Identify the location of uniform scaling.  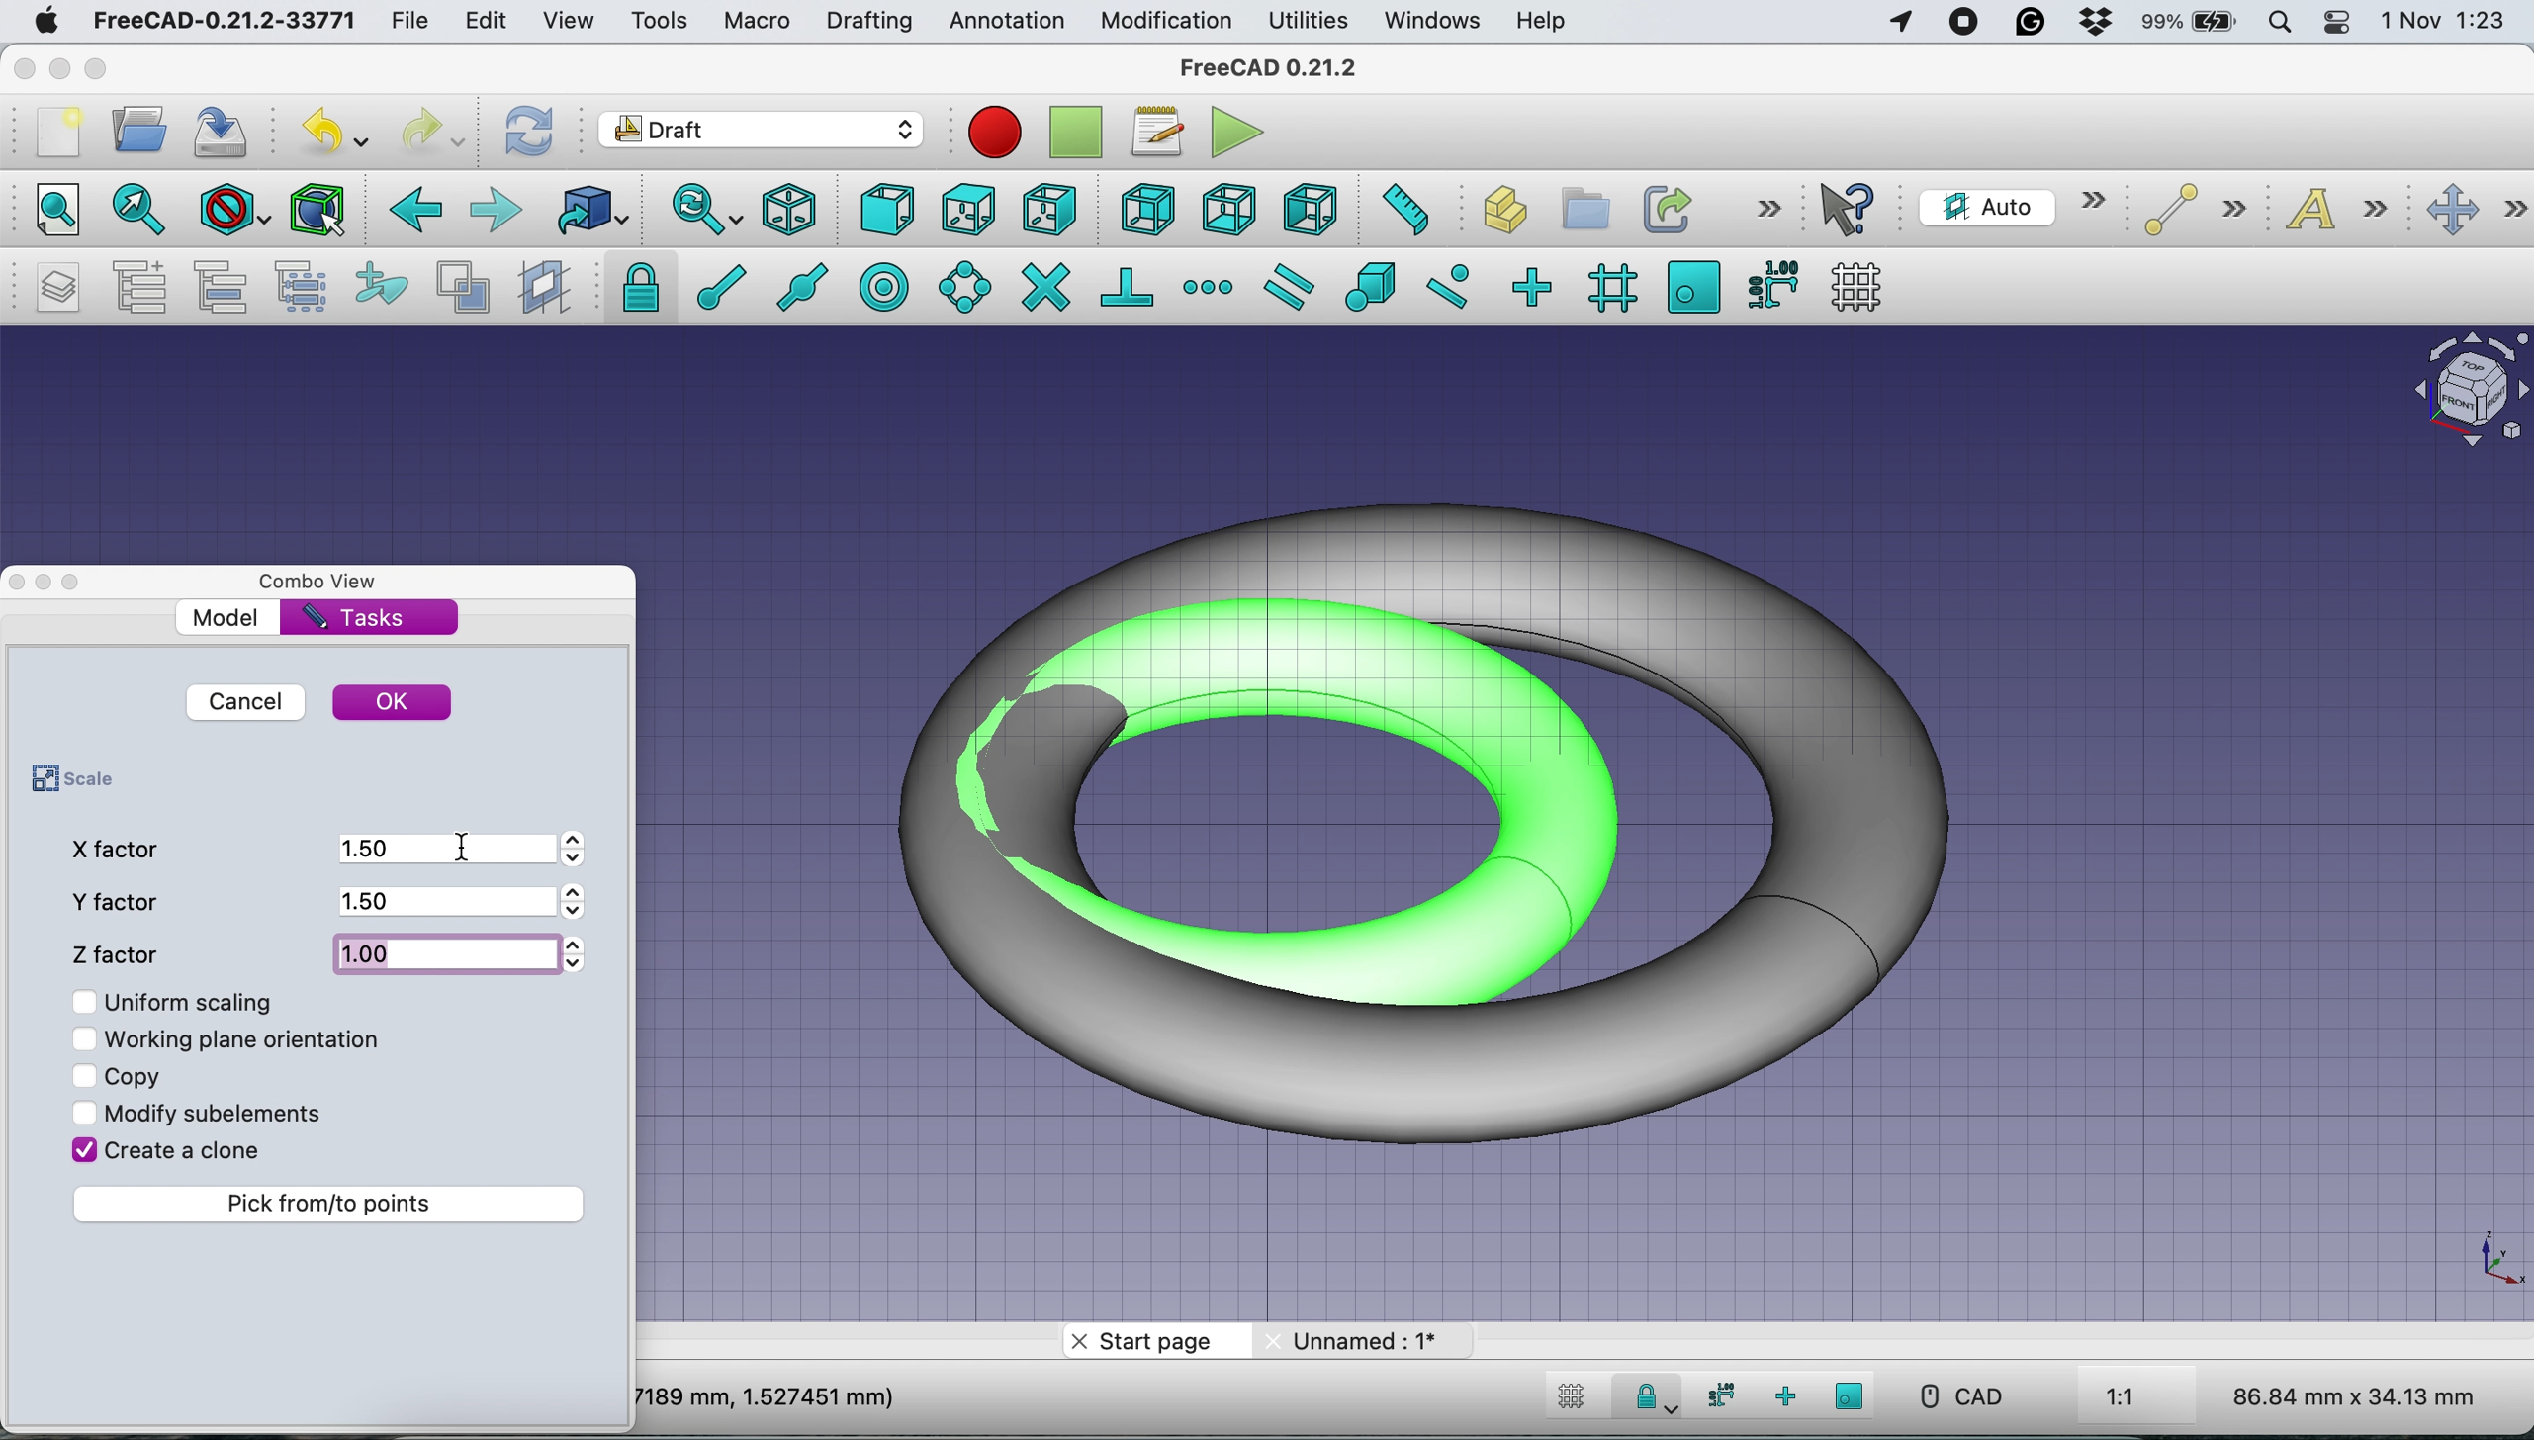
(197, 1002).